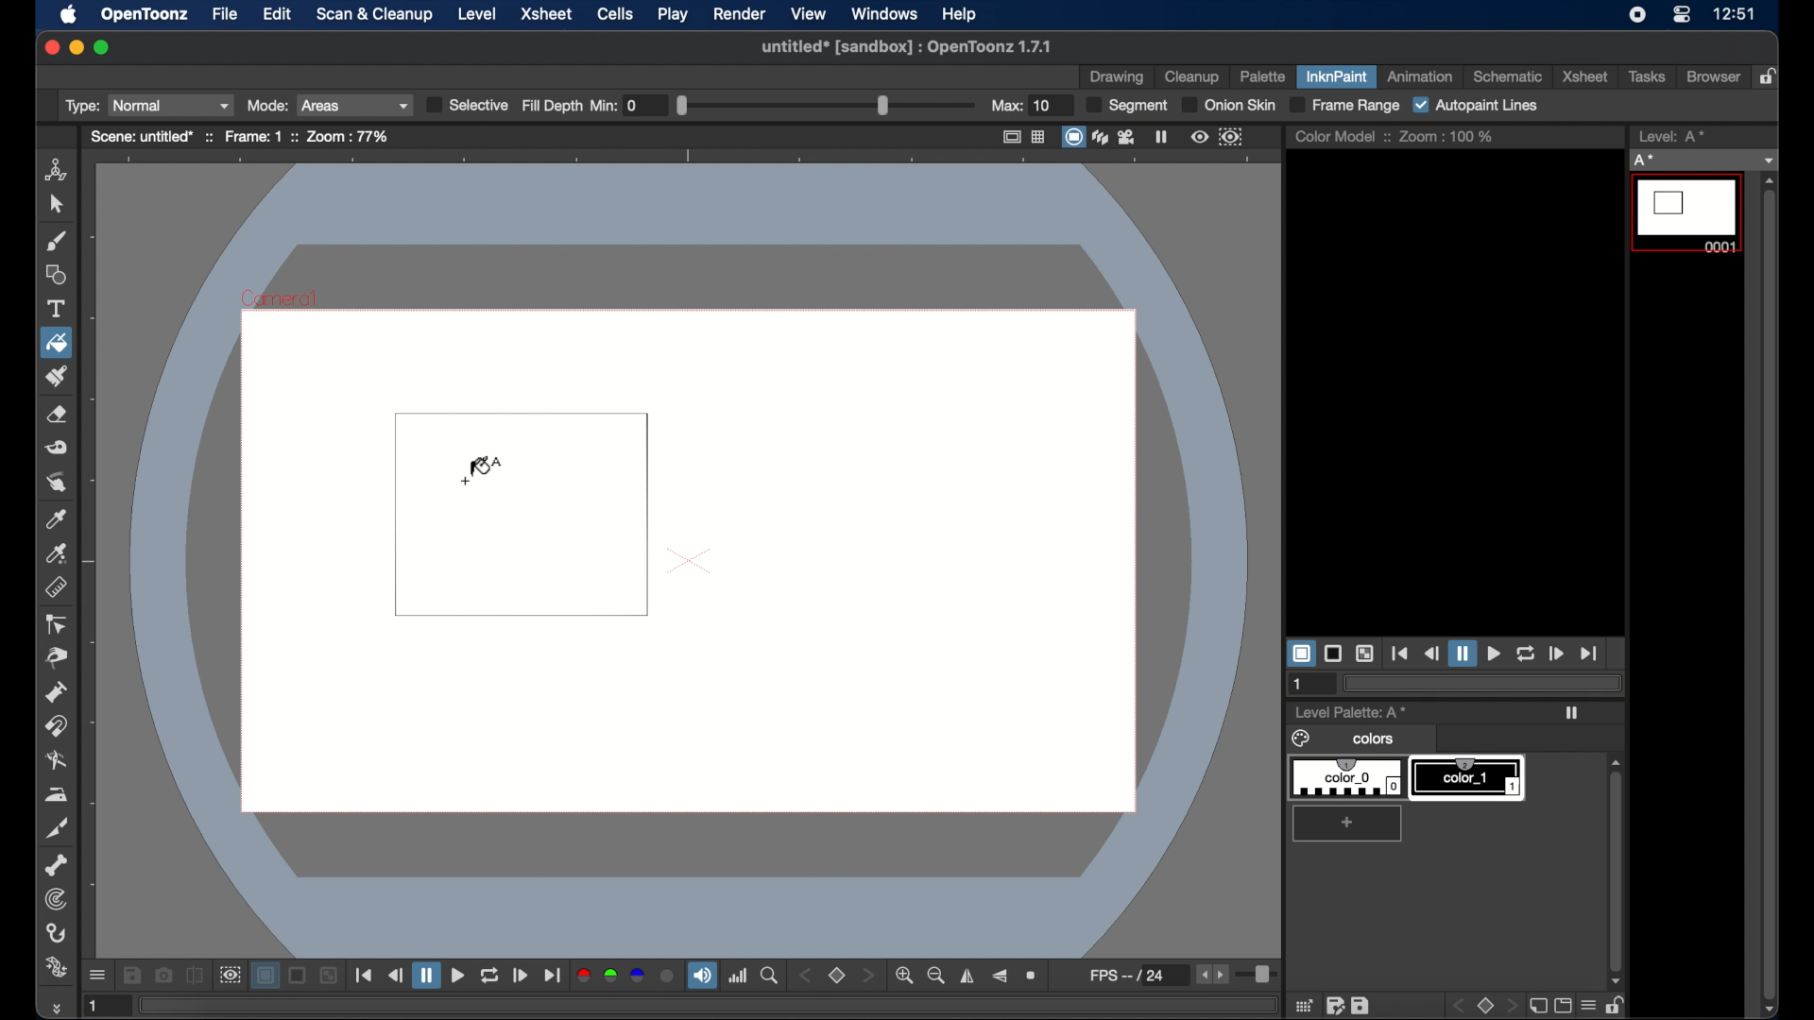 The height and width of the screenshot is (1020, 1814). What do you see at coordinates (57, 899) in the screenshot?
I see `tracker tool` at bounding box center [57, 899].